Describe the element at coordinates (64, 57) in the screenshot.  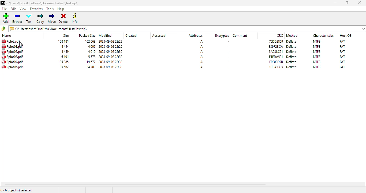
I see `size` at that location.